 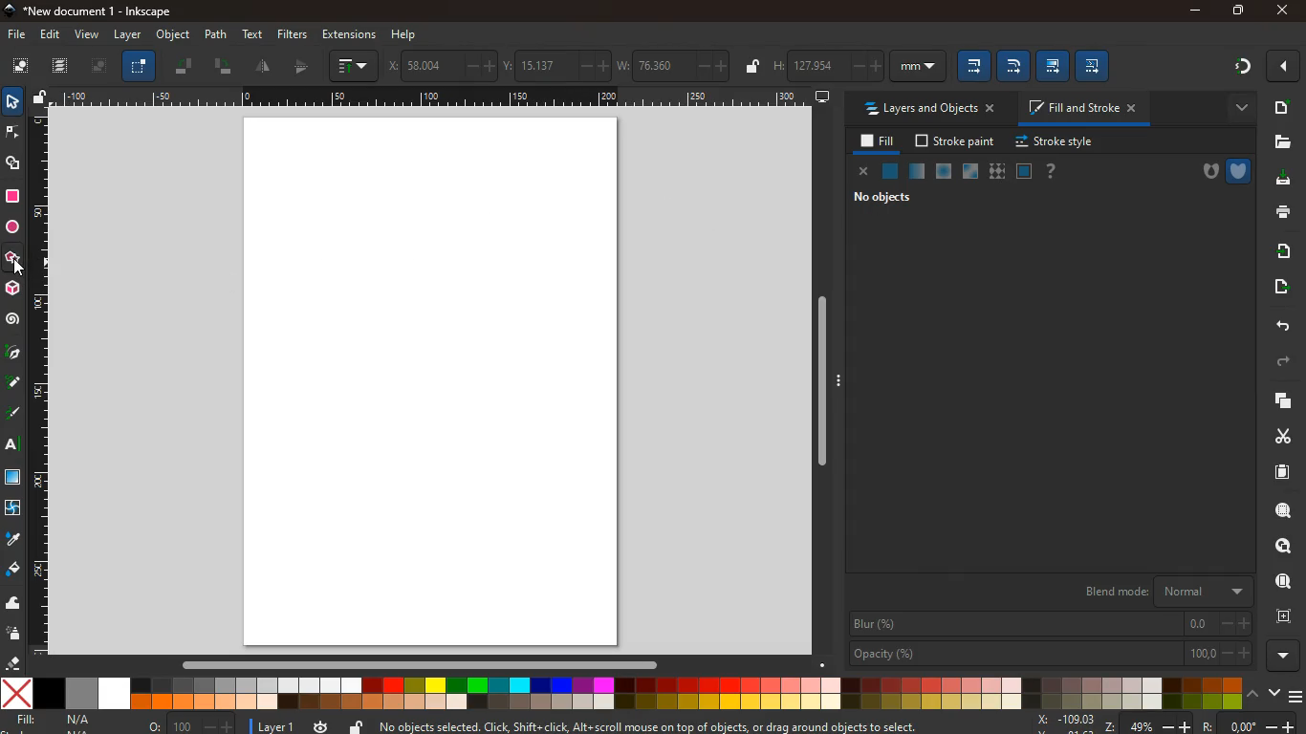 What do you see at coordinates (12, 479) in the screenshot?
I see `square` at bounding box center [12, 479].